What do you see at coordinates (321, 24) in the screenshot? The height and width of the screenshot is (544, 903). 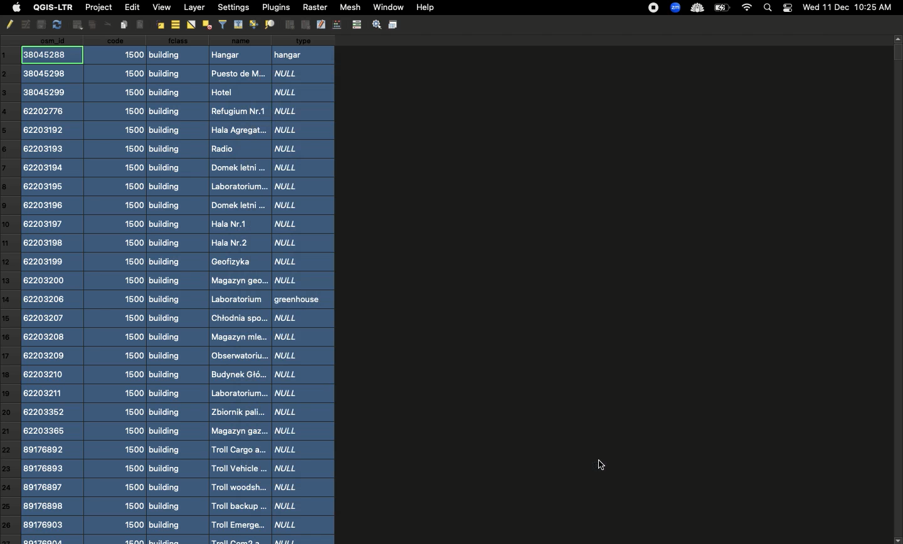 I see `edit` at bounding box center [321, 24].